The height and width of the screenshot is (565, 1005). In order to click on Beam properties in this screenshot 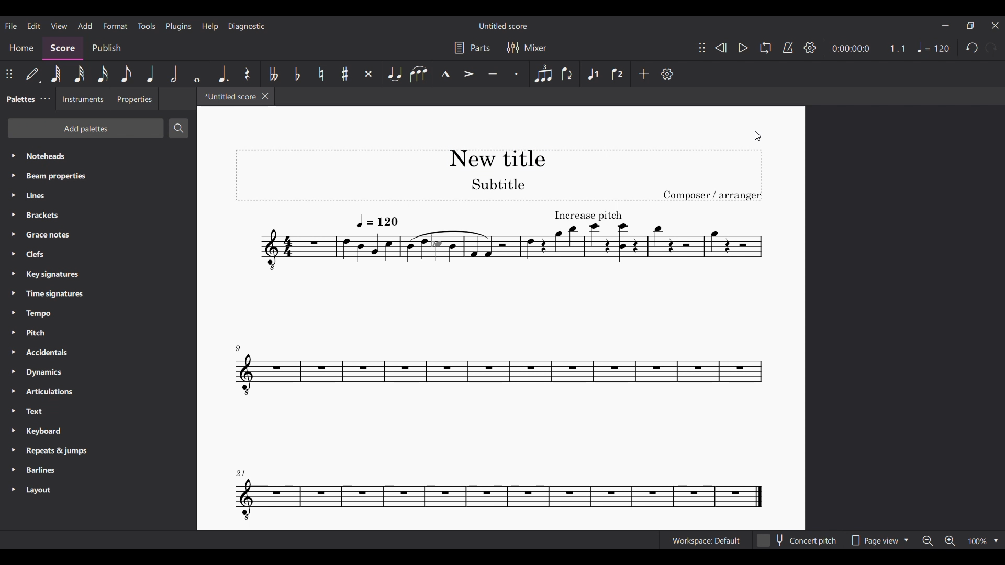, I will do `click(98, 176)`.